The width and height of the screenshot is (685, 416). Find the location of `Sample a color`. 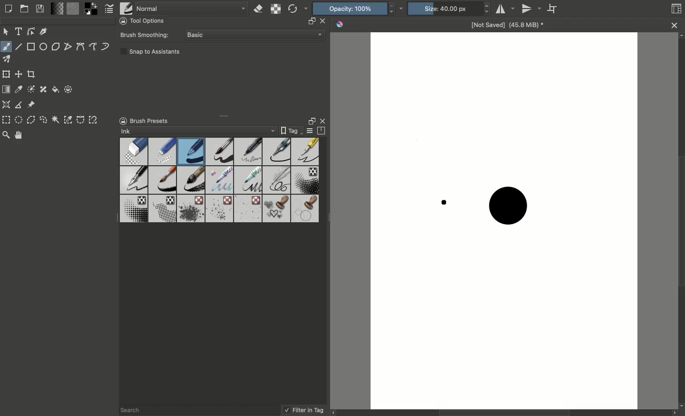

Sample a color is located at coordinates (20, 89).